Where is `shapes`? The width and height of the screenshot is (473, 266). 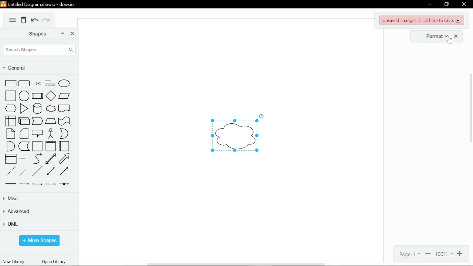 shapes is located at coordinates (30, 34).